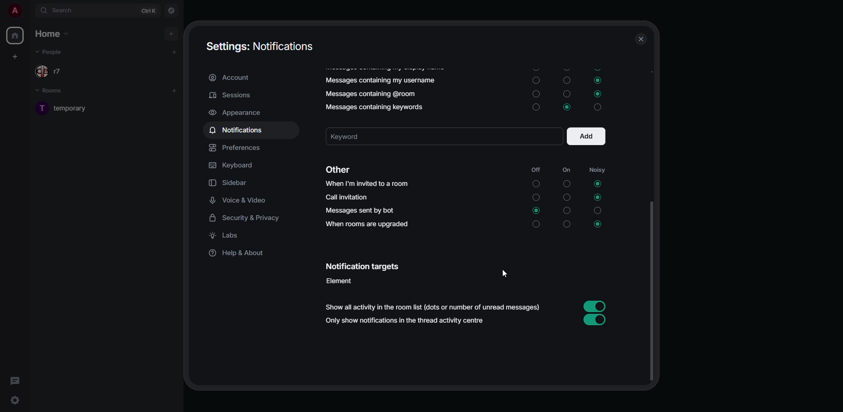  What do you see at coordinates (598, 212) in the screenshot?
I see `Noisy` at bounding box center [598, 212].